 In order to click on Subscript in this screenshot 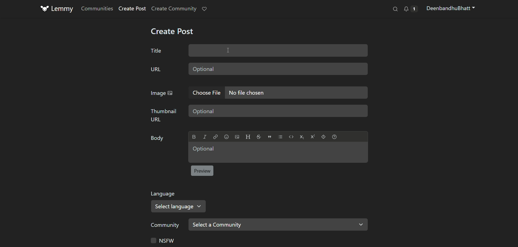, I will do `click(302, 137)`.